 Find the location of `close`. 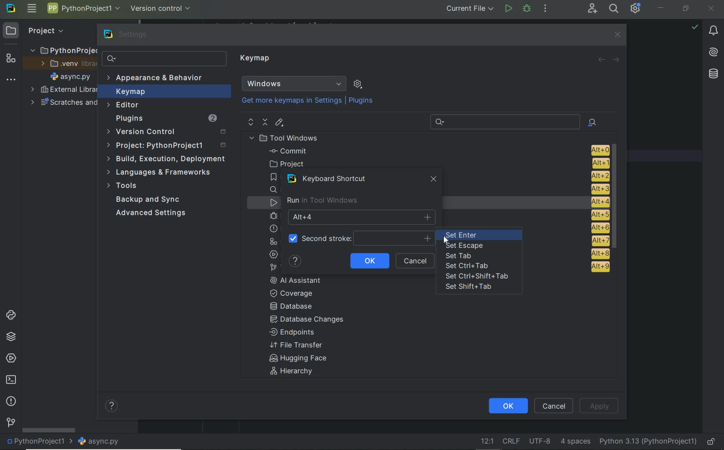

close is located at coordinates (434, 181).